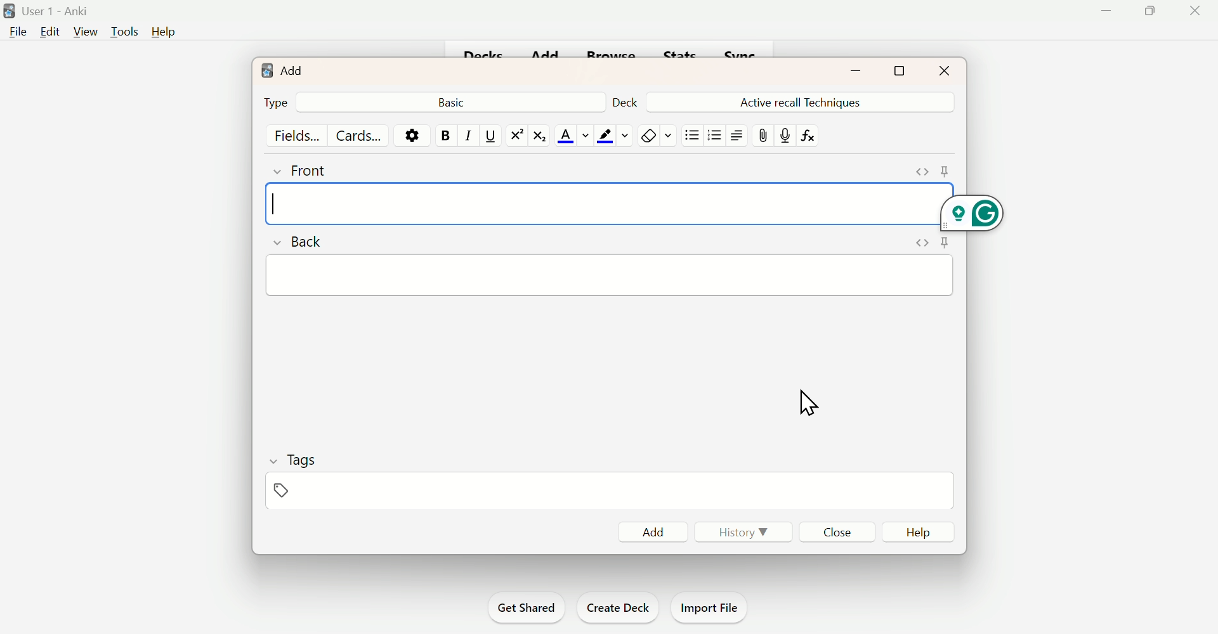 This screenshot has height=634, width=1218. I want to click on Close, so click(942, 69).